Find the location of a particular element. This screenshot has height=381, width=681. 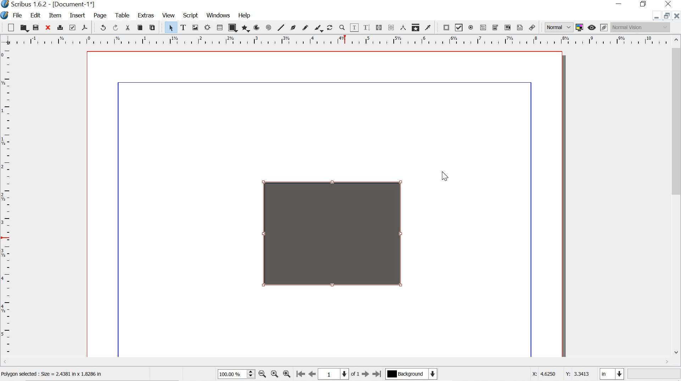

scribus logo is located at coordinates (6, 15).